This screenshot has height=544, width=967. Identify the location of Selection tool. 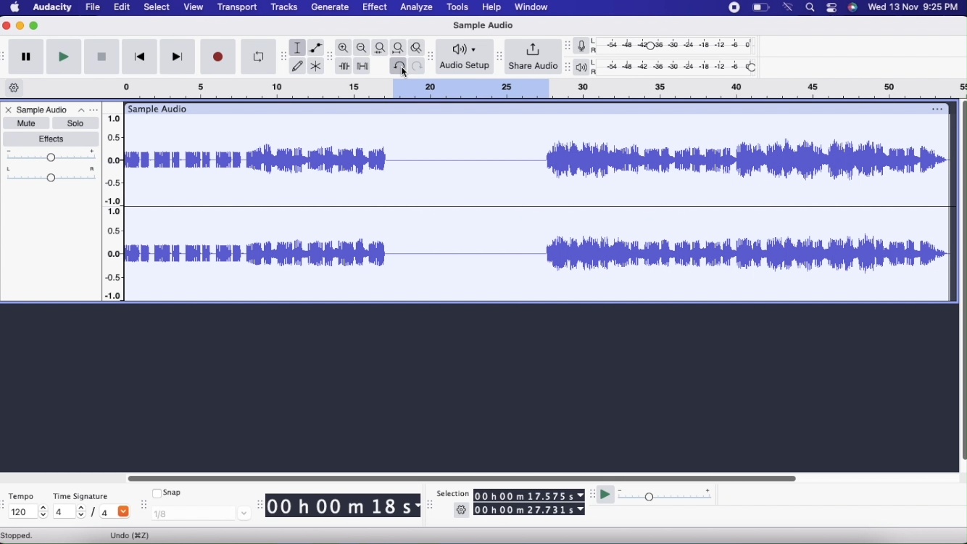
(297, 49).